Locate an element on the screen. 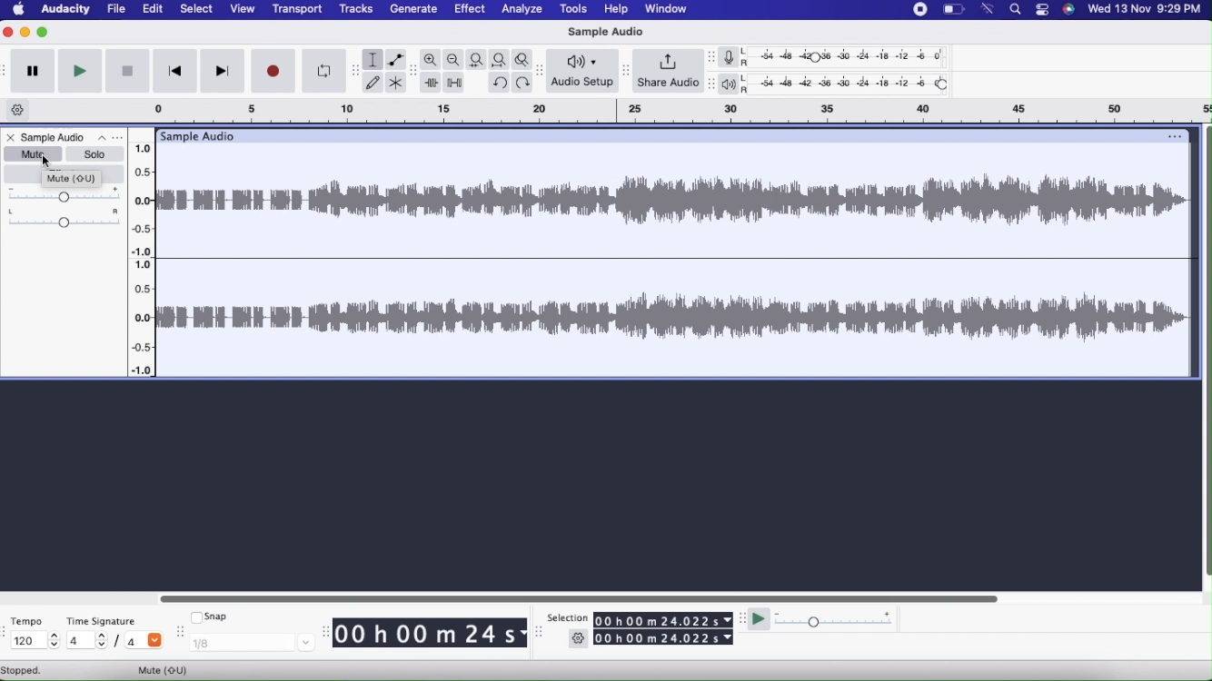 The width and height of the screenshot is (1212, 681). Playback meter is located at coordinates (732, 84).